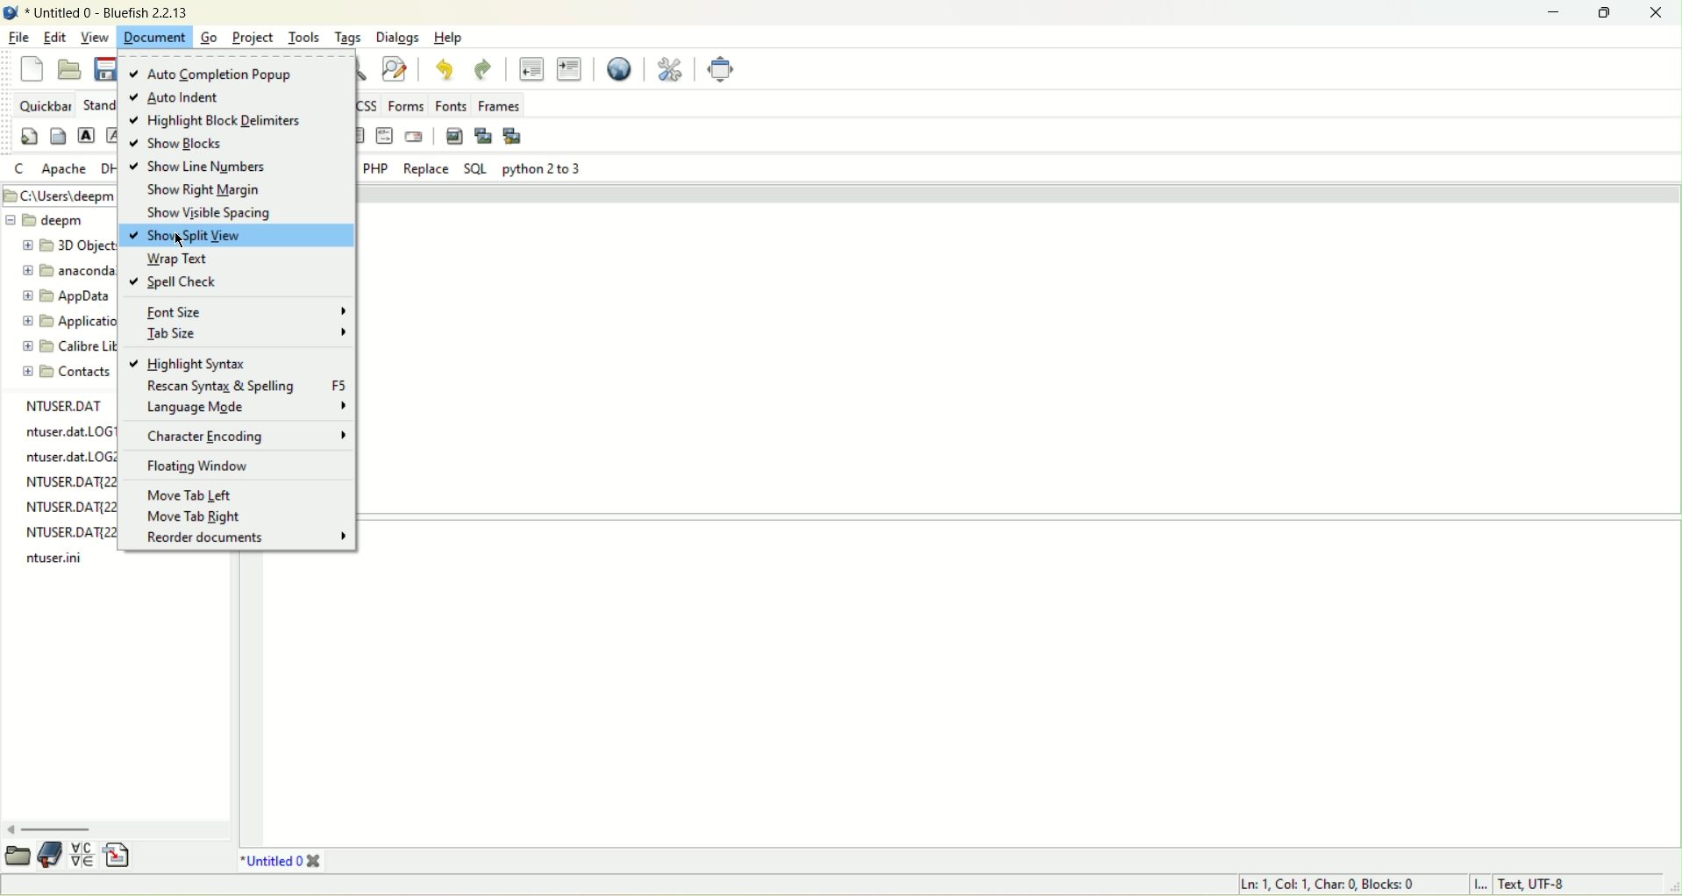 The width and height of the screenshot is (1682, 896). Describe the element at coordinates (86, 857) in the screenshot. I see `charmap` at that location.